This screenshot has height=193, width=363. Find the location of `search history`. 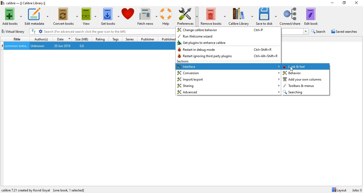

search history is located at coordinates (306, 32).